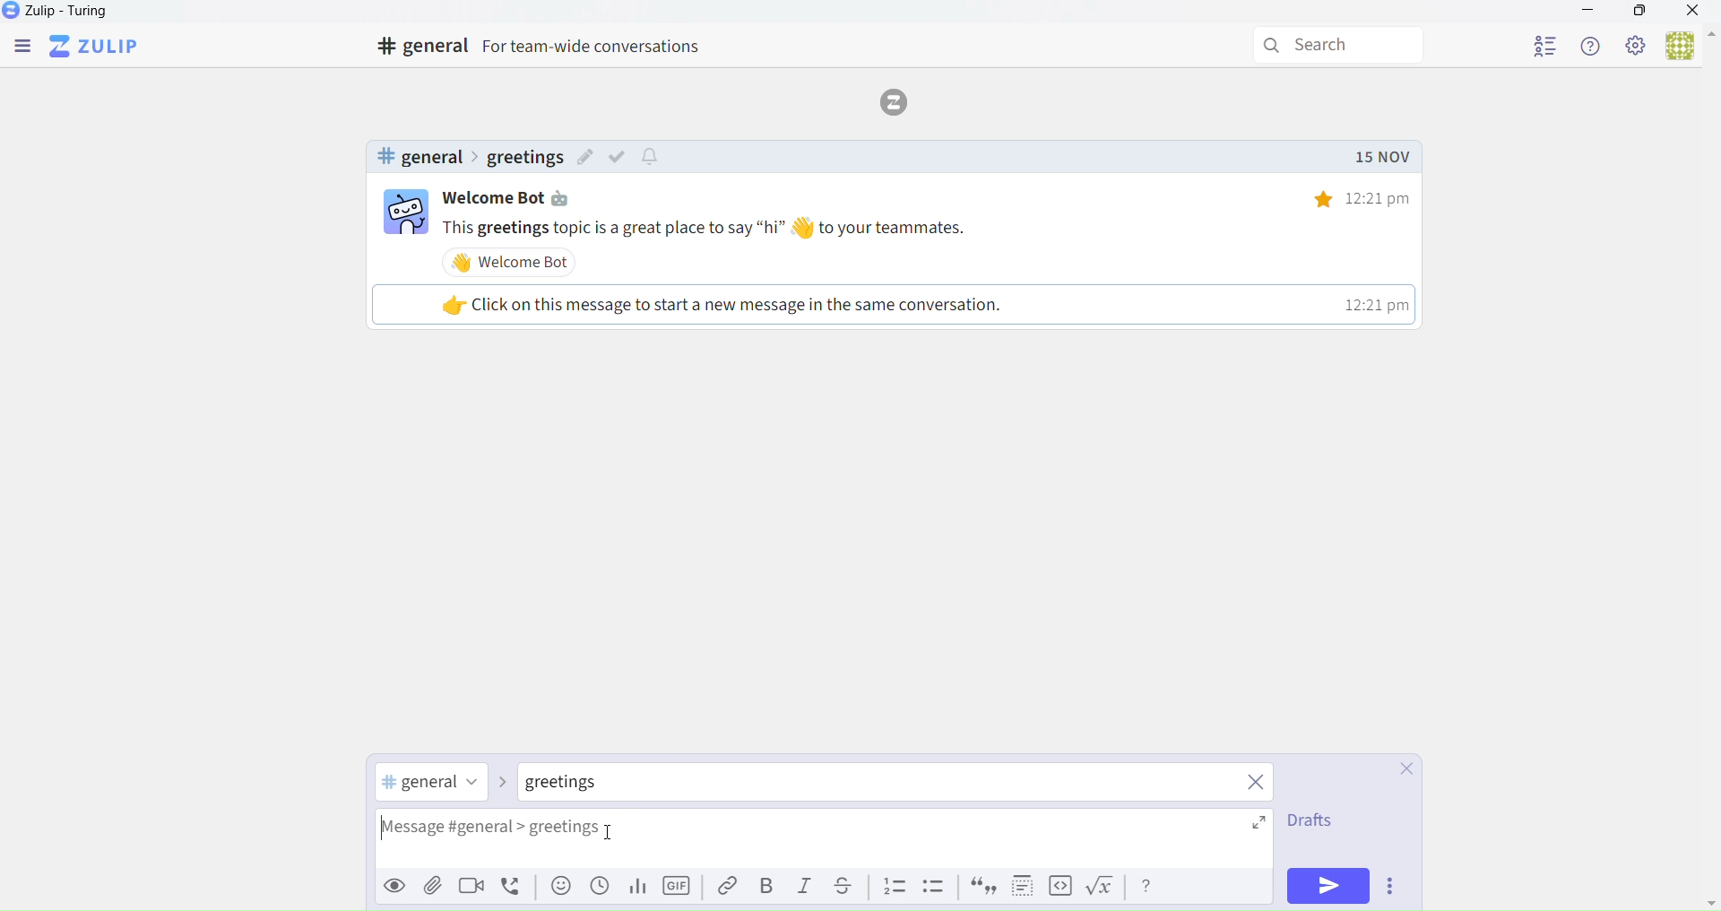  Describe the element at coordinates (766, 889) in the screenshot. I see `Bold` at that location.